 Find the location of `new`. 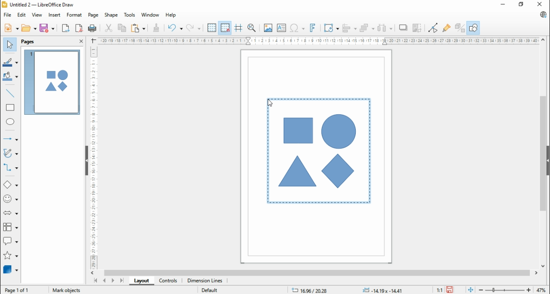

new is located at coordinates (12, 28).